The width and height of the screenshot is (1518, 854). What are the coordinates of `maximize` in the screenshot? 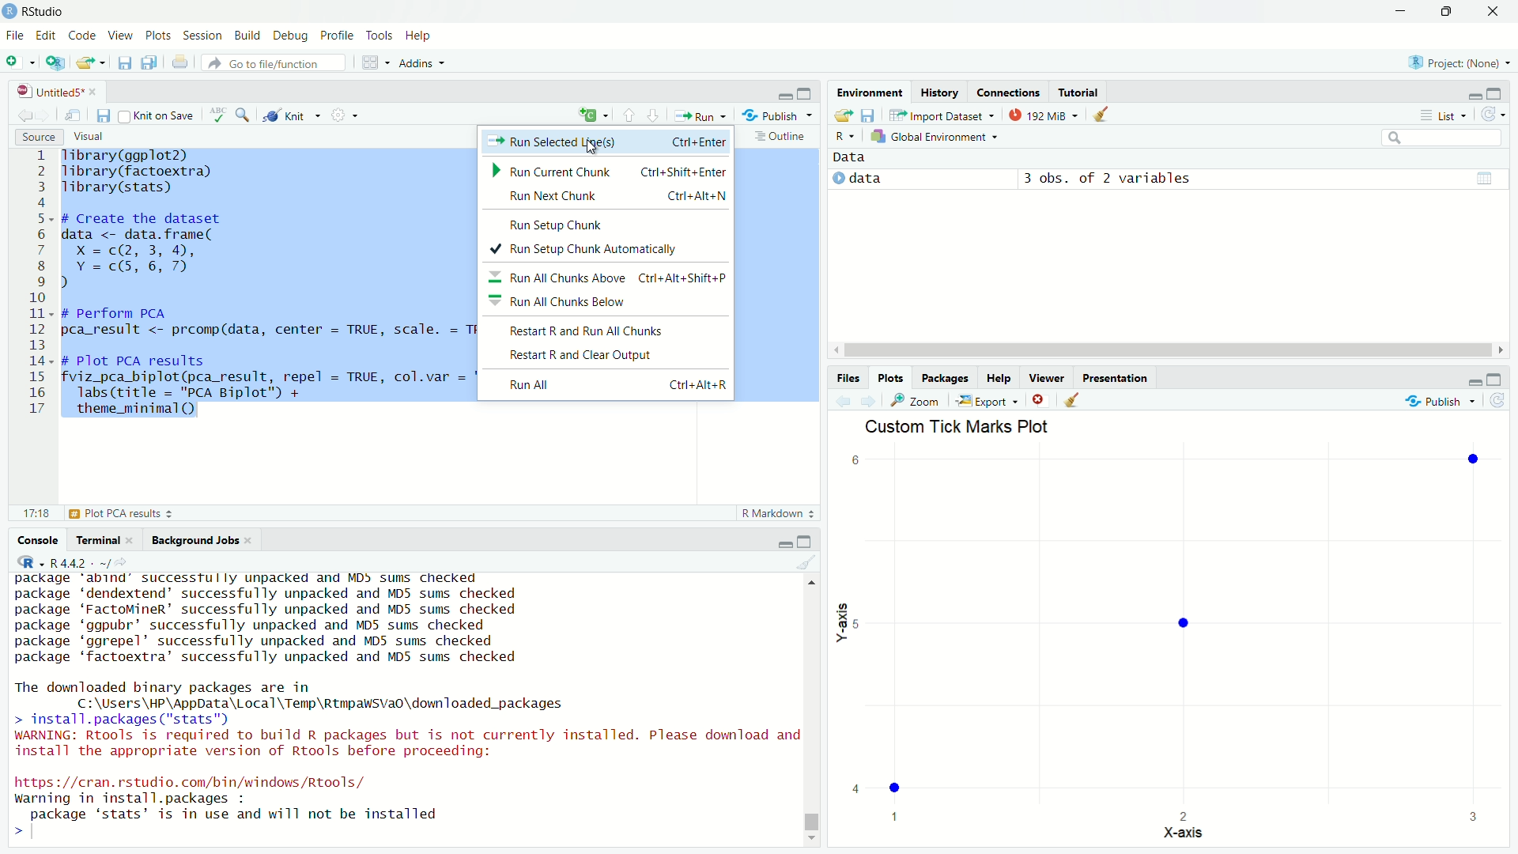 It's located at (808, 94).